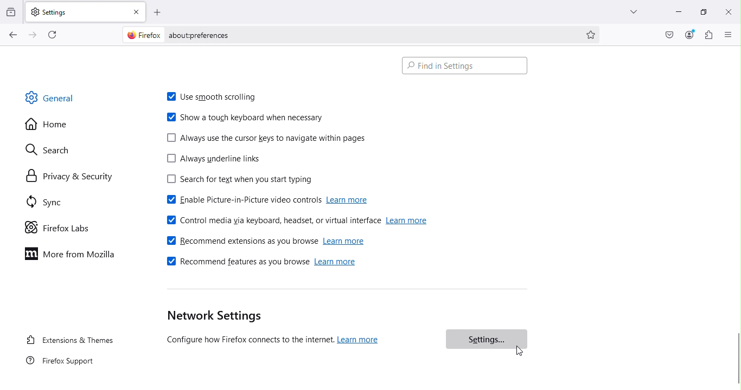  Describe the element at coordinates (137, 10) in the screenshot. I see `close` at that location.